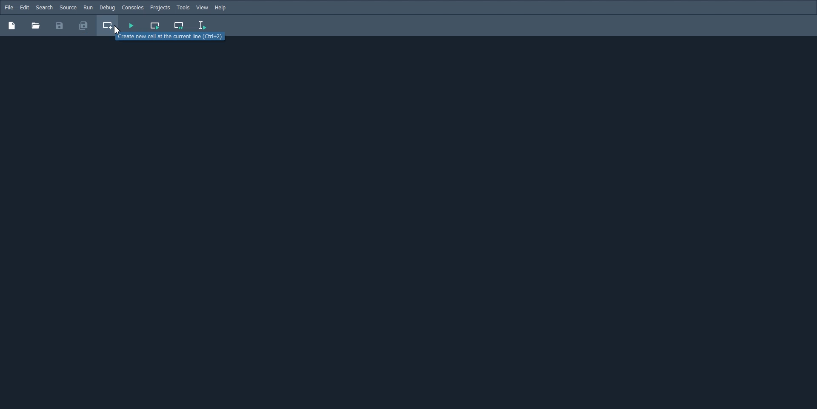 The image size is (817, 409). Describe the element at coordinates (131, 26) in the screenshot. I see `Run File` at that location.